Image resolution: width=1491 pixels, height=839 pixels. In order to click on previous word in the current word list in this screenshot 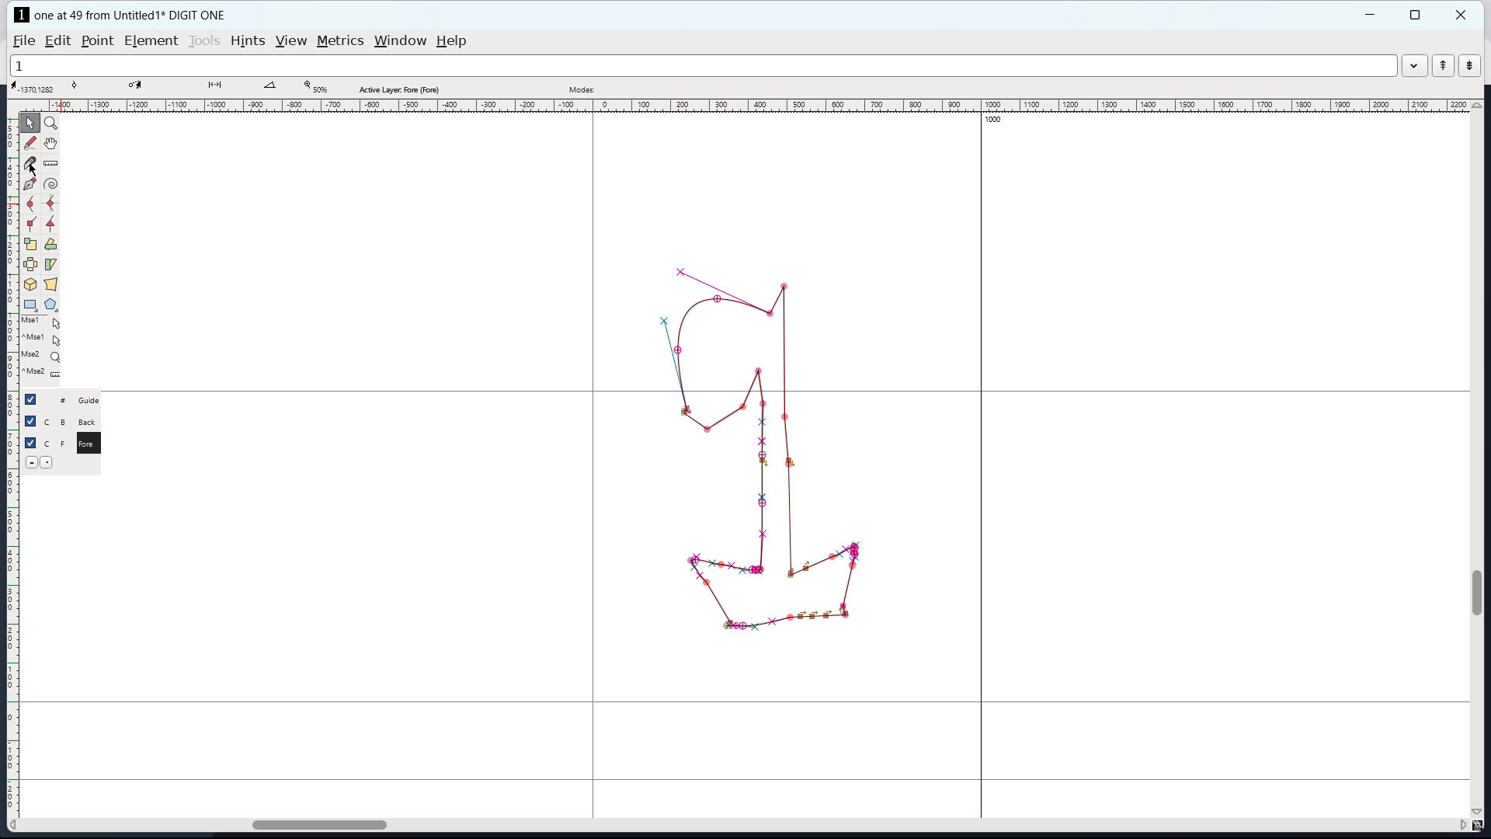, I will do `click(1443, 65)`.